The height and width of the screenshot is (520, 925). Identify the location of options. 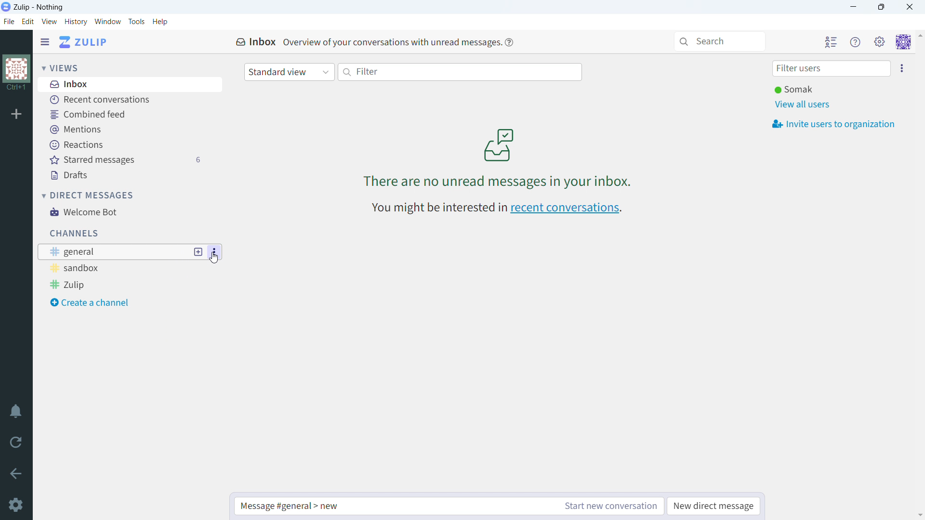
(215, 252).